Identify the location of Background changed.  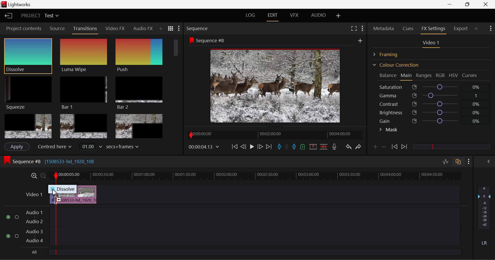
(277, 81).